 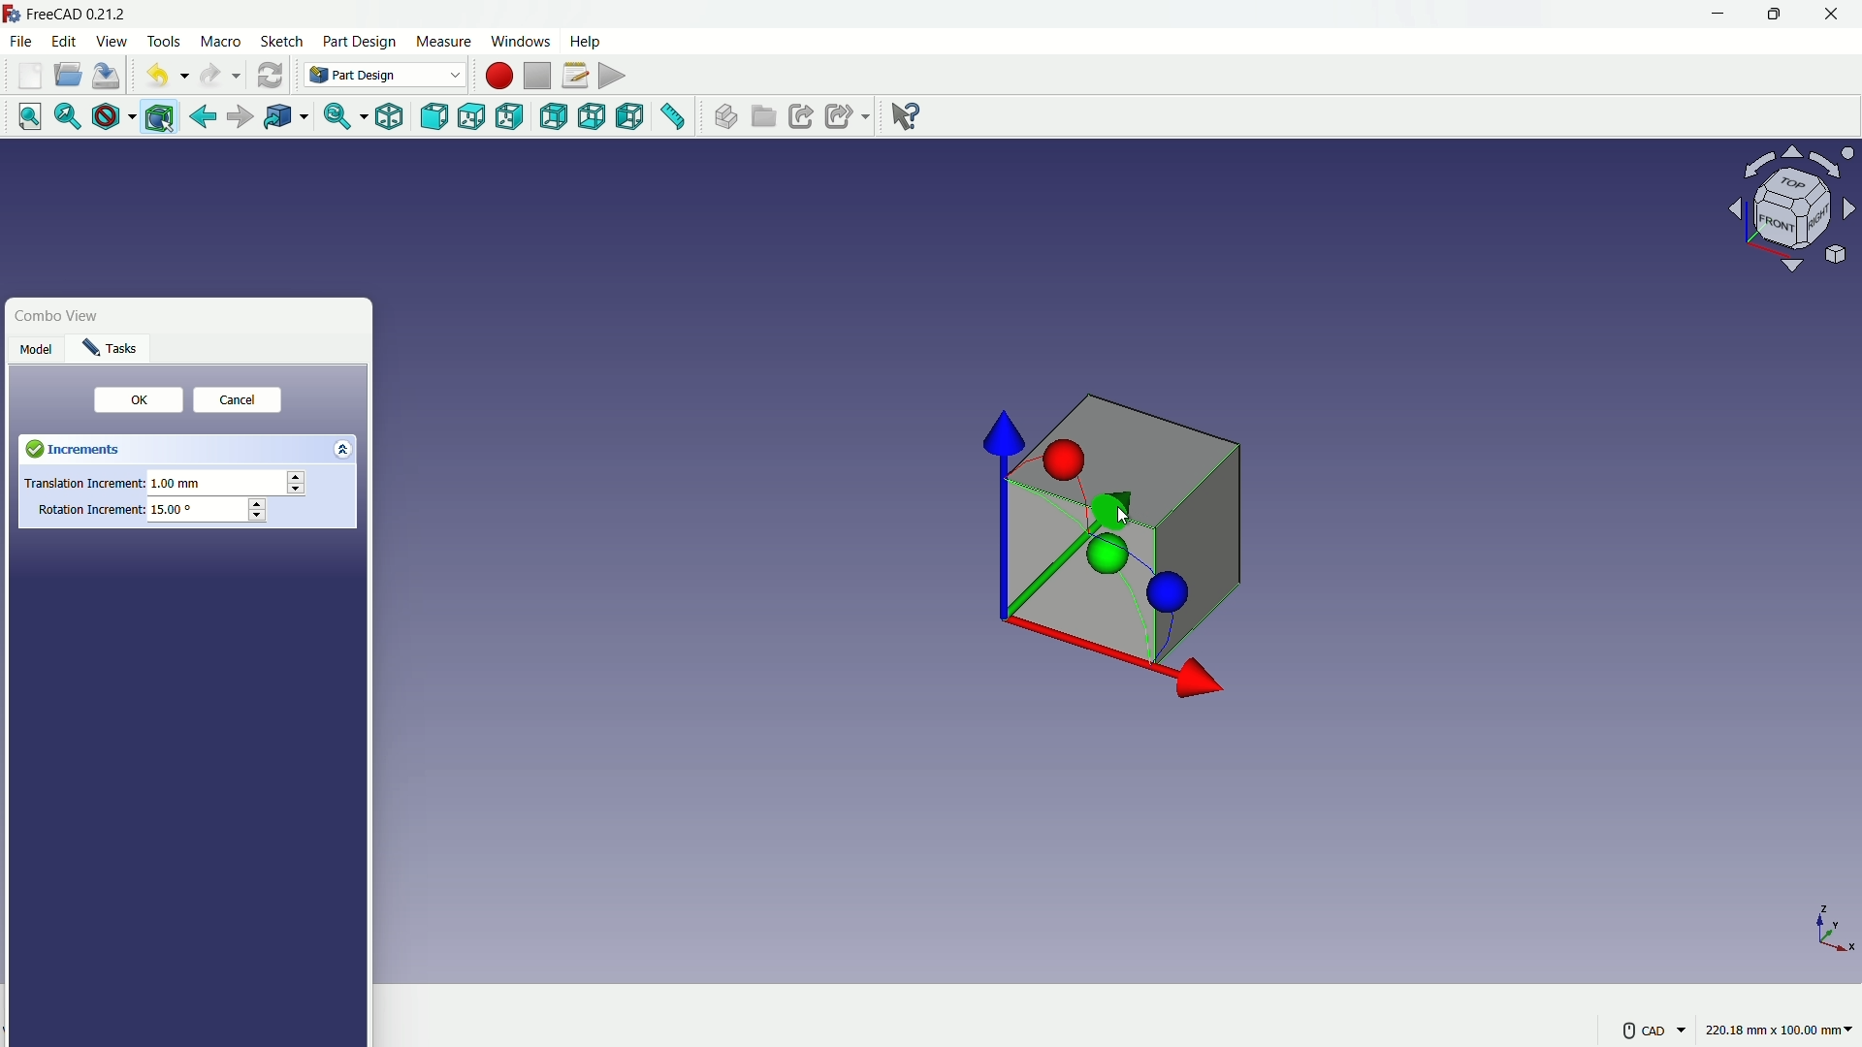 I want to click on new file, so click(x=30, y=76).